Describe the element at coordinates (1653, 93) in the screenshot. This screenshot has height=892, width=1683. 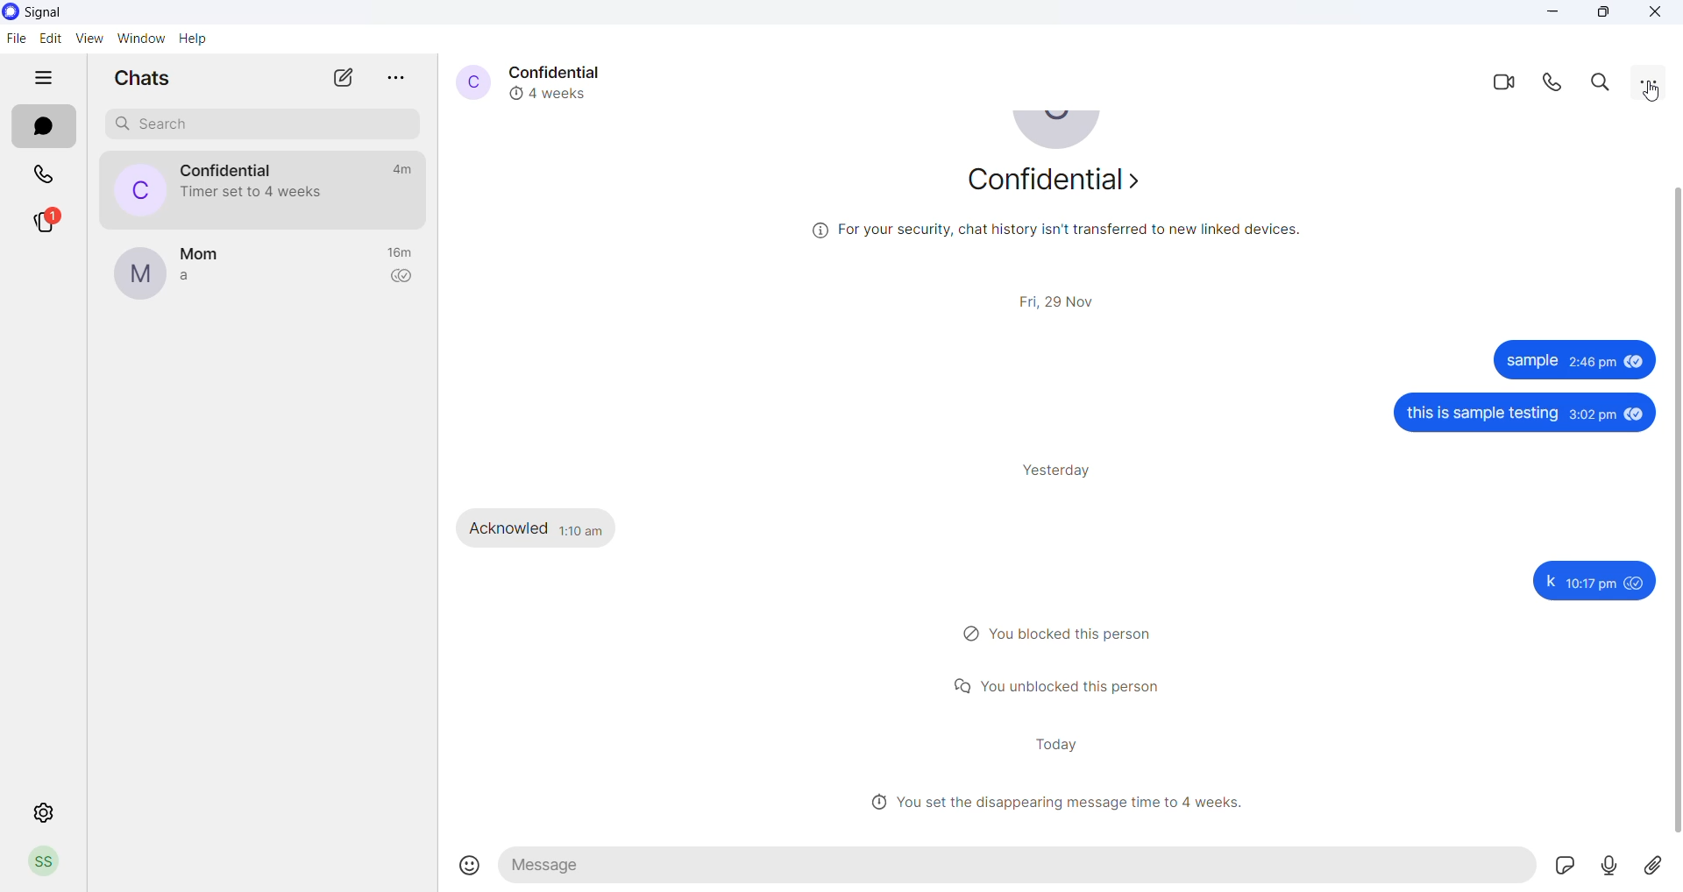
I see `cursor` at that location.